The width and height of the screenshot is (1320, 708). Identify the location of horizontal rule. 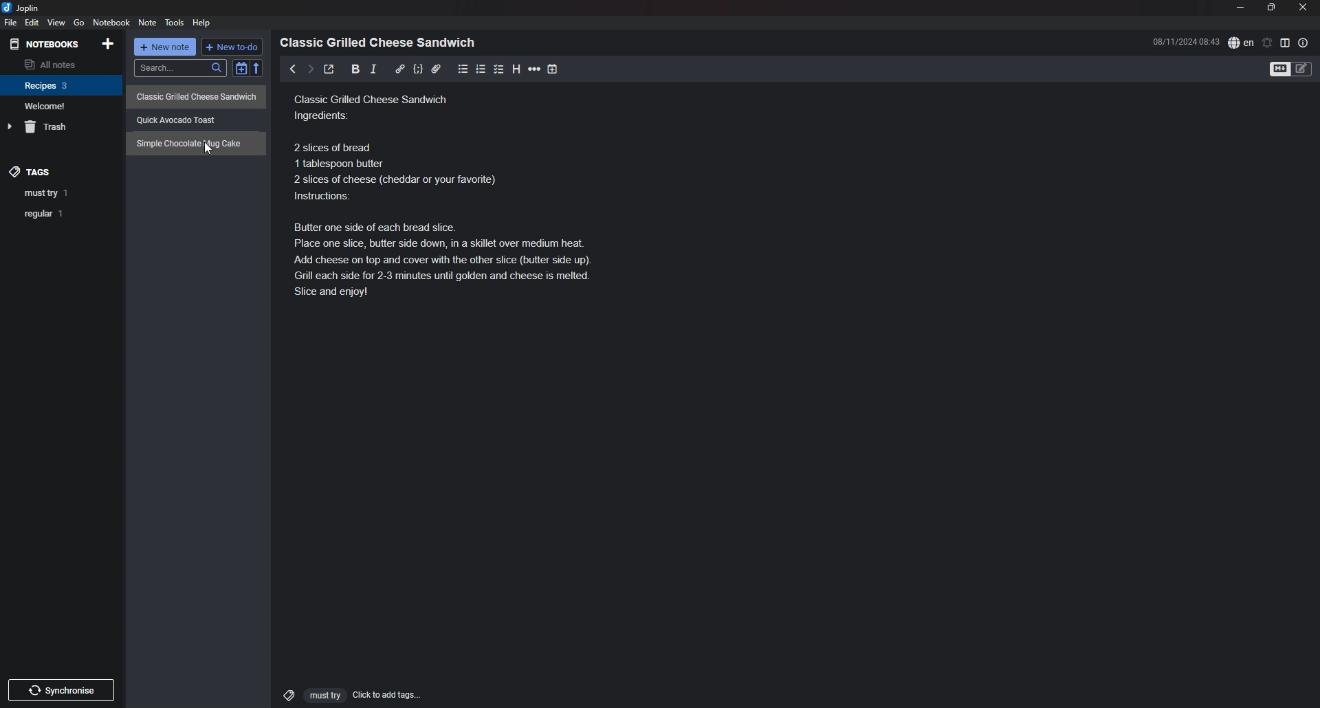
(535, 69).